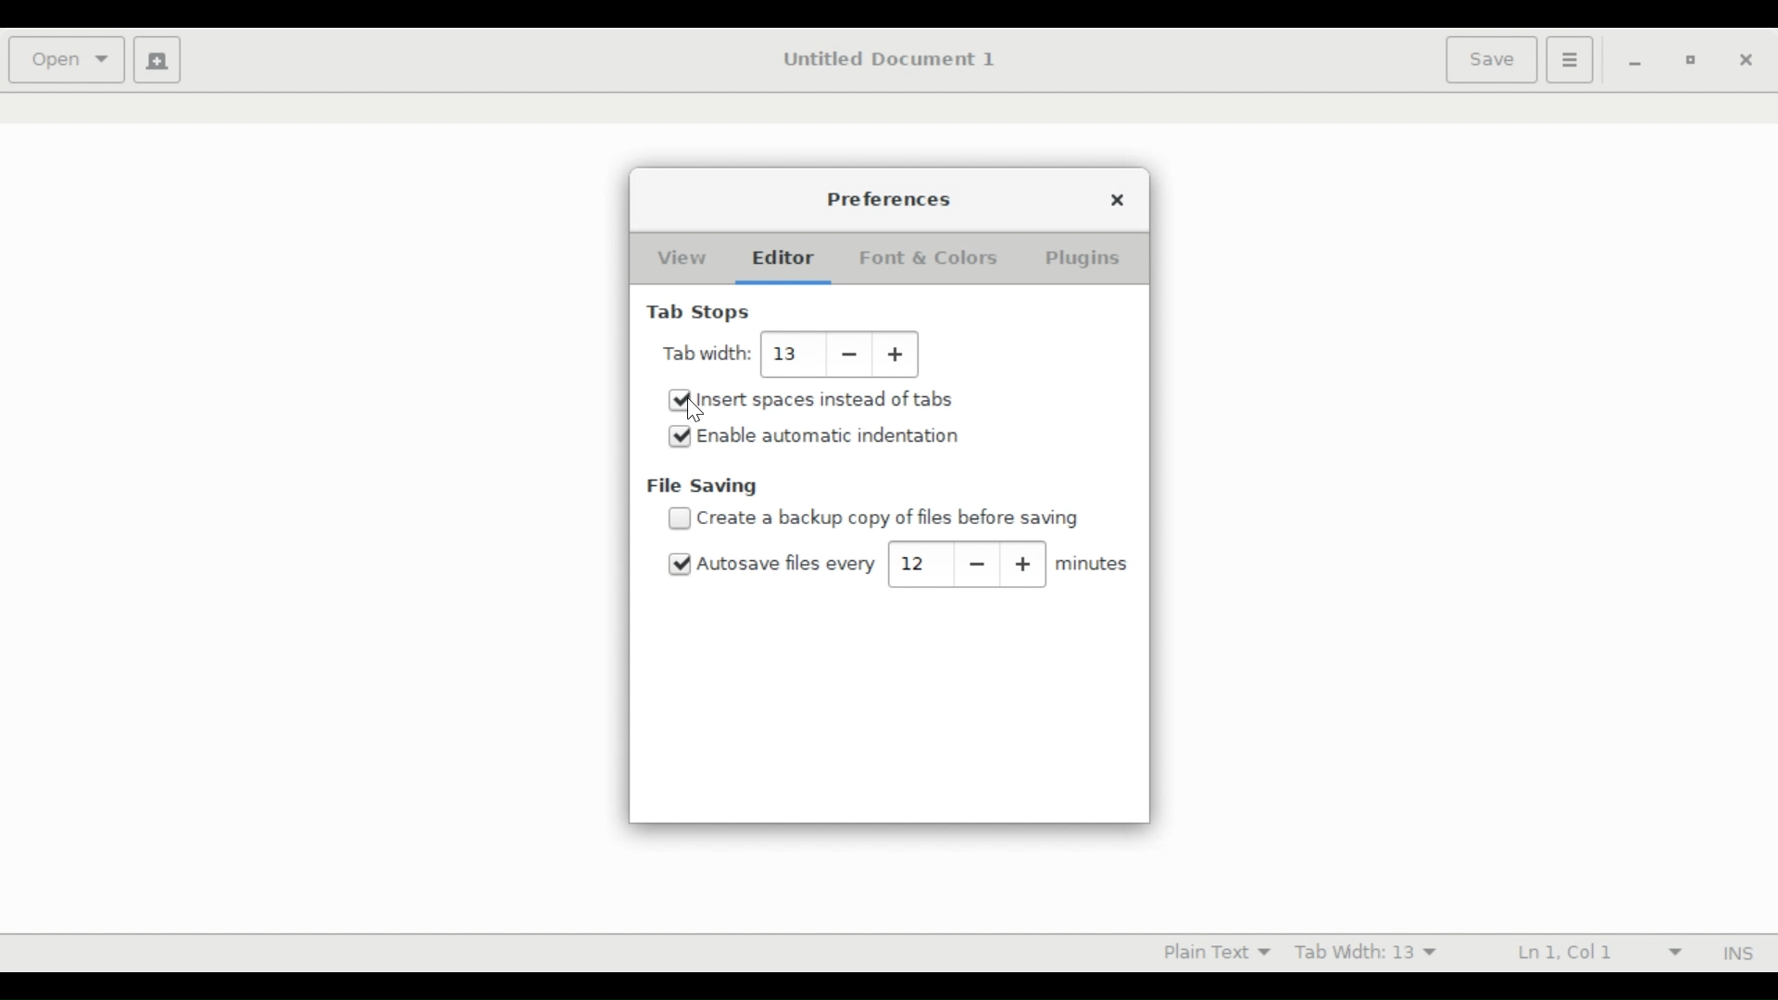  I want to click on (un)check Autosave files every, so click(787, 564).